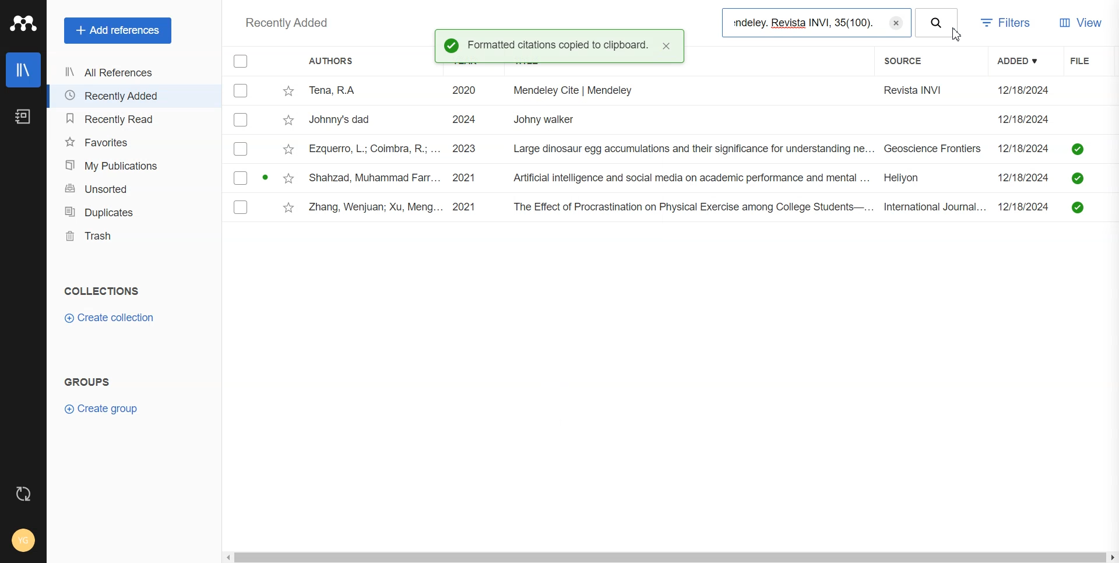  What do you see at coordinates (132, 119) in the screenshot?
I see `Recently Read` at bounding box center [132, 119].